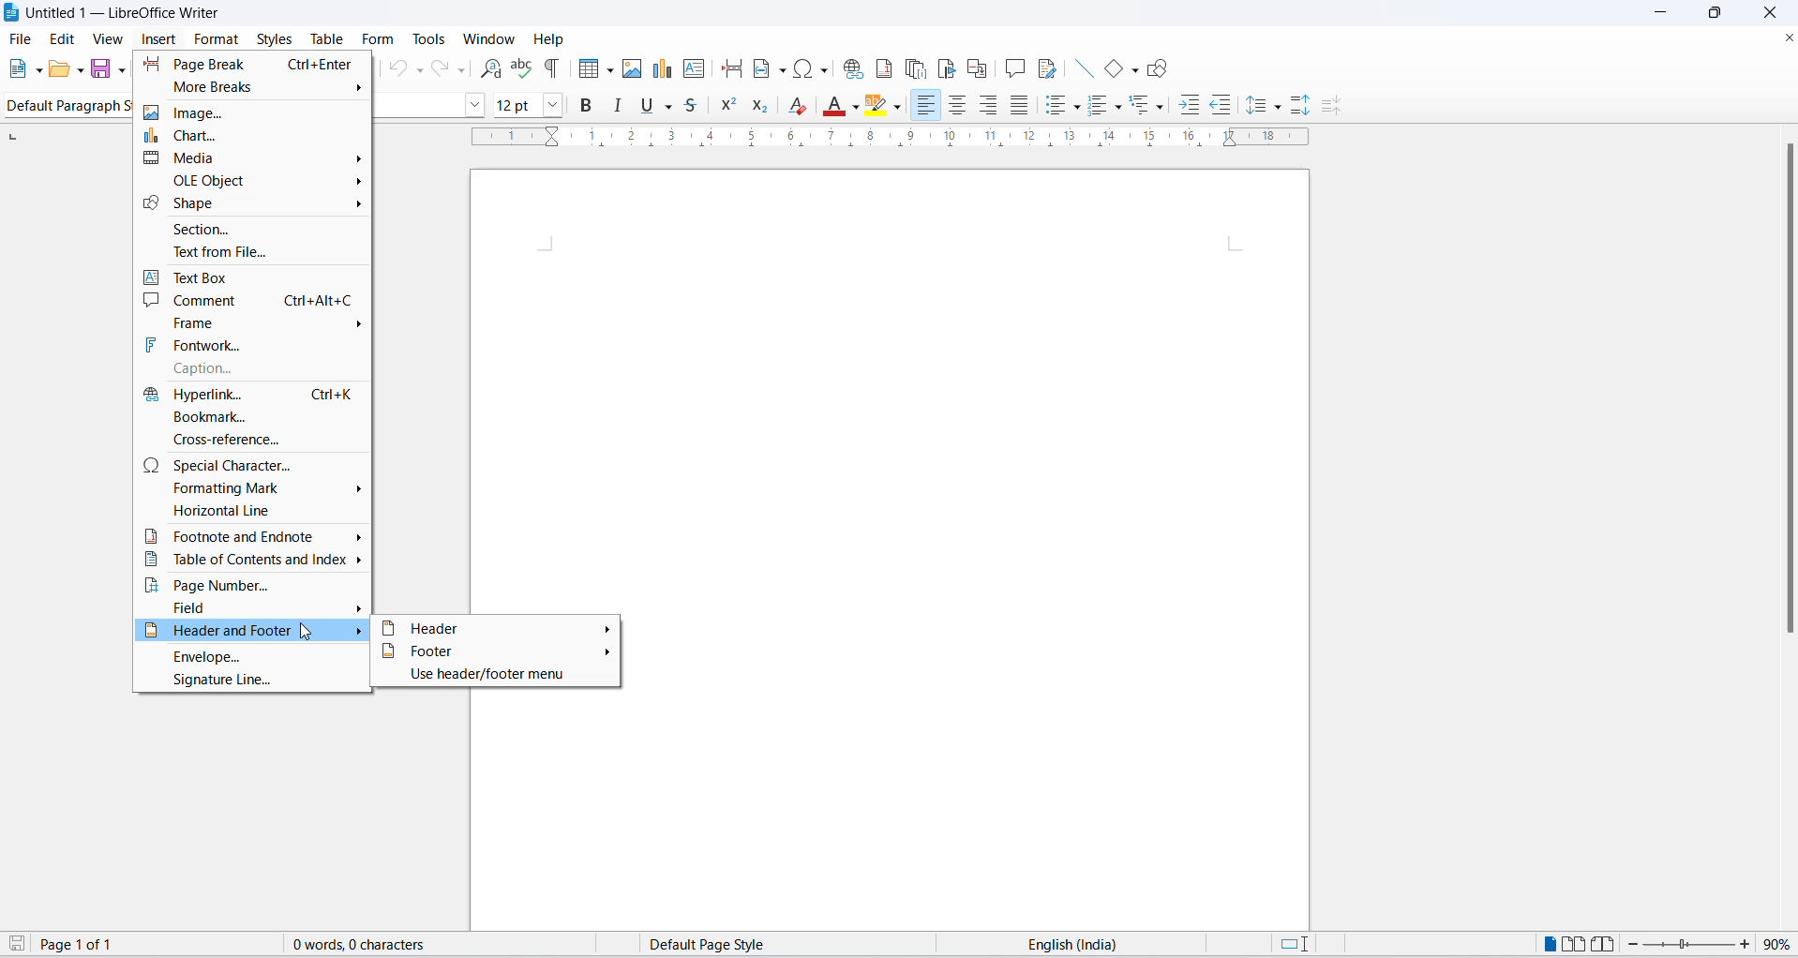 Image resolution: width=1798 pixels, height=958 pixels. I want to click on new file, so click(18, 69).